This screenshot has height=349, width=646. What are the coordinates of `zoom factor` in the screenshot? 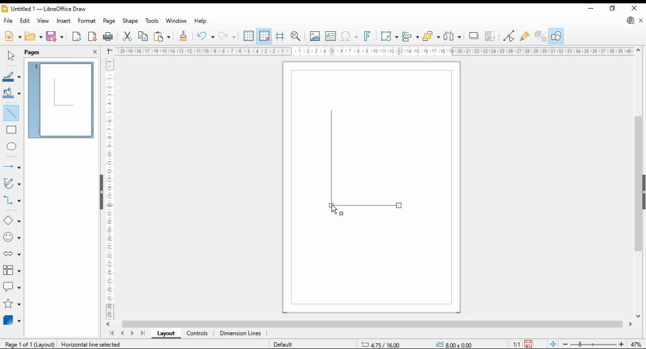 It's located at (637, 344).